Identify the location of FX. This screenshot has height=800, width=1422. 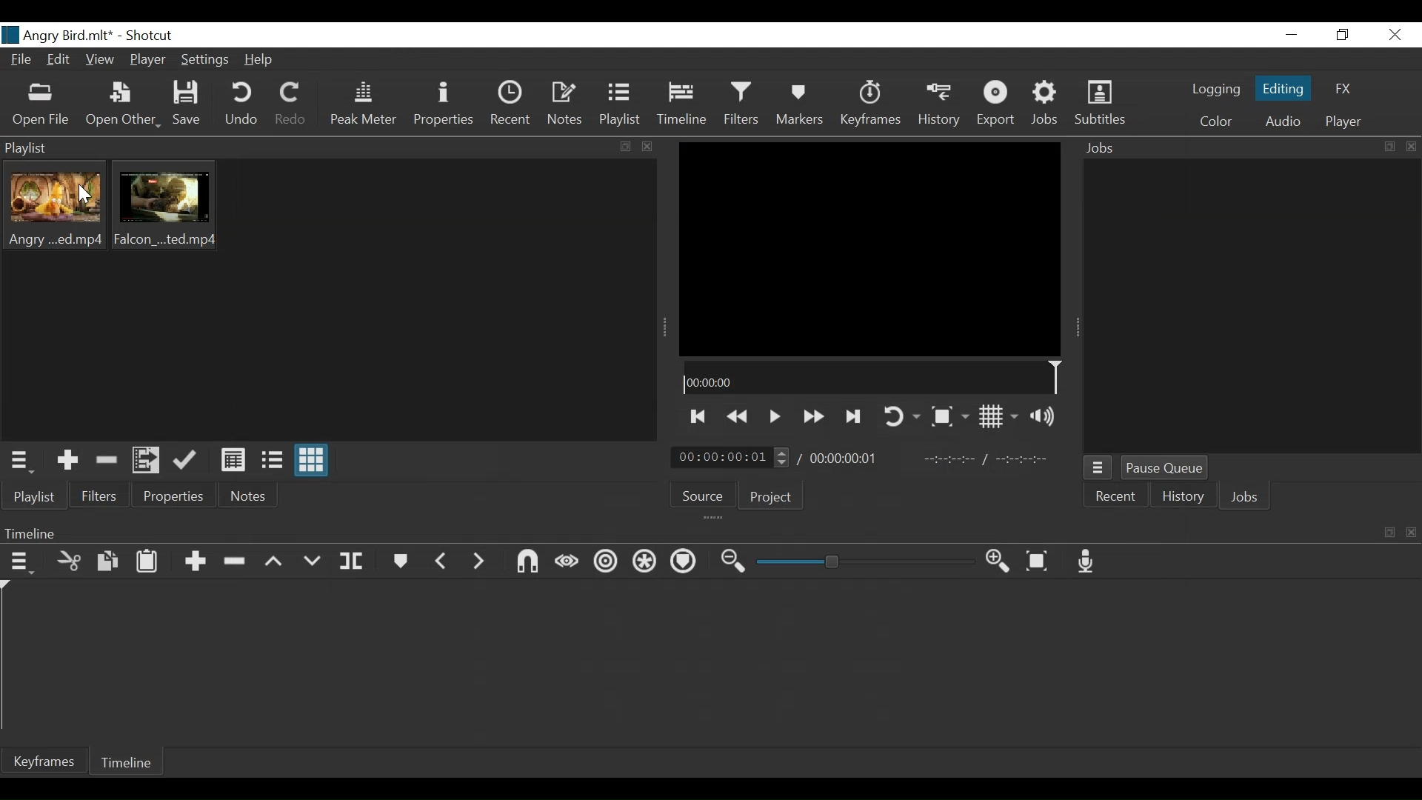
(1341, 89).